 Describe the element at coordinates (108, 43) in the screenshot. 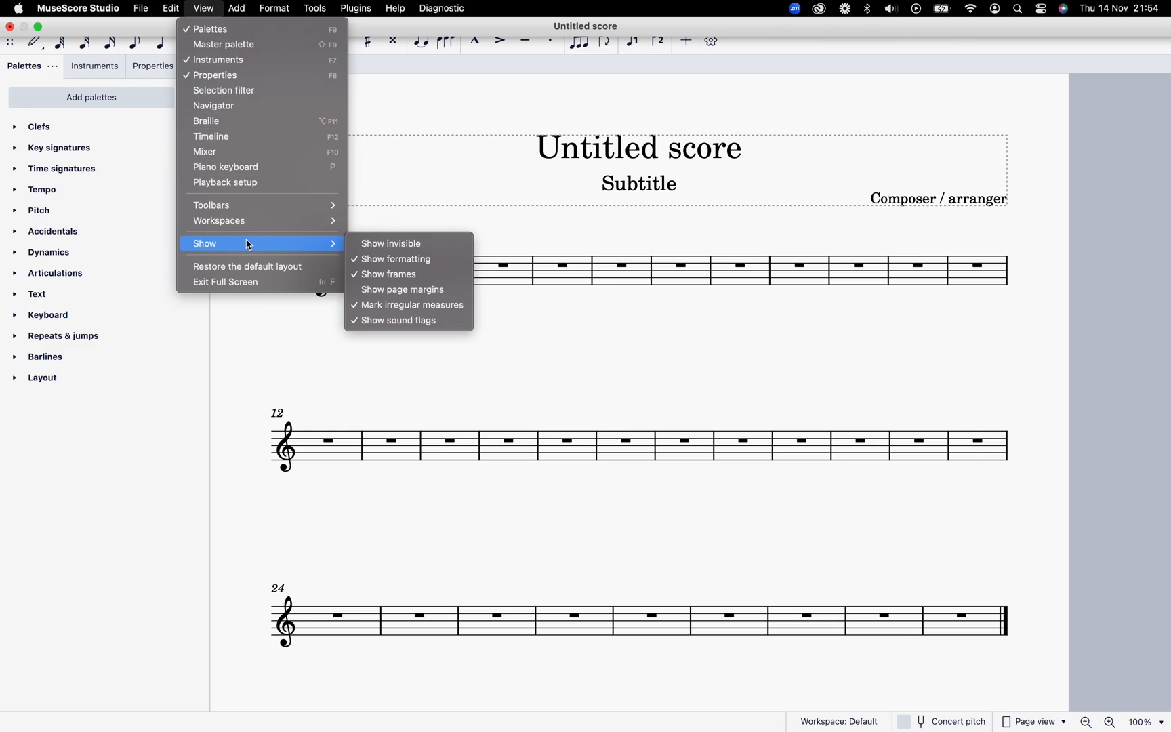

I see `16th note` at that location.